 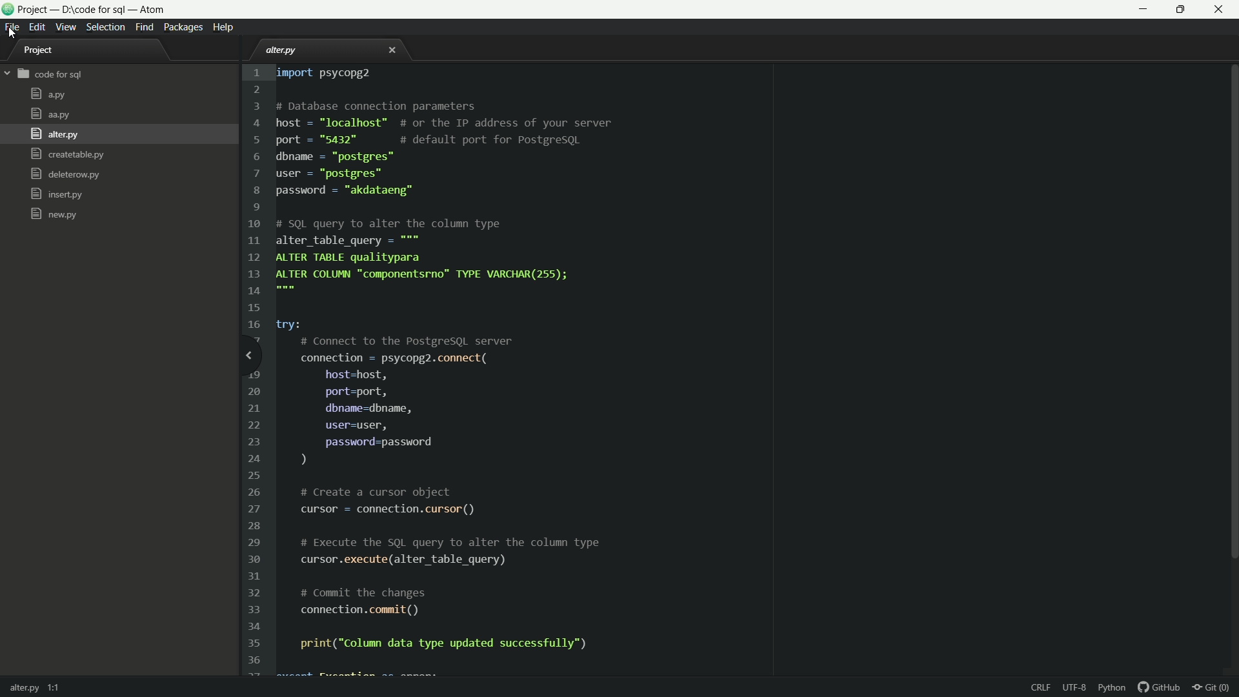 What do you see at coordinates (66, 155) in the screenshot?
I see `createtable.py file` at bounding box center [66, 155].